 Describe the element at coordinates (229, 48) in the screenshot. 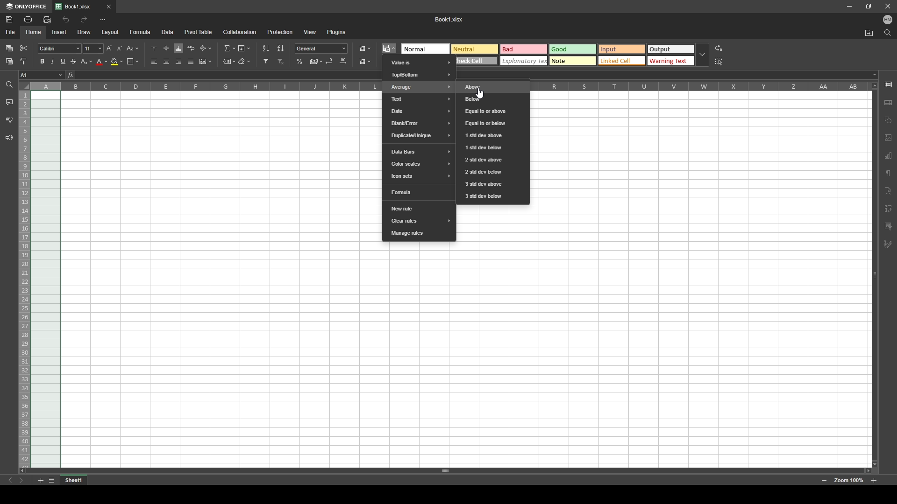

I see `summation` at that location.